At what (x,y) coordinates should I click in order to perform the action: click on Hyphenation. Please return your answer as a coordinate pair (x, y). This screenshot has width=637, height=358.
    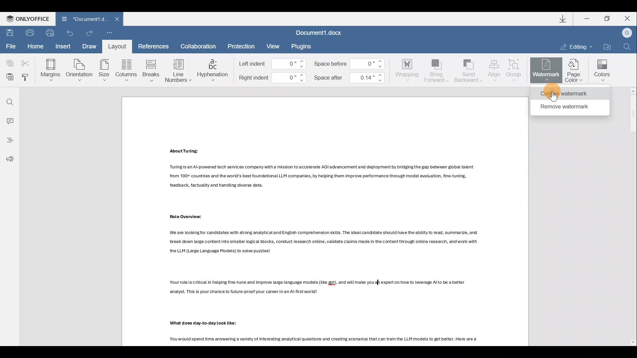
    Looking at the image, I should click on (214, 71).